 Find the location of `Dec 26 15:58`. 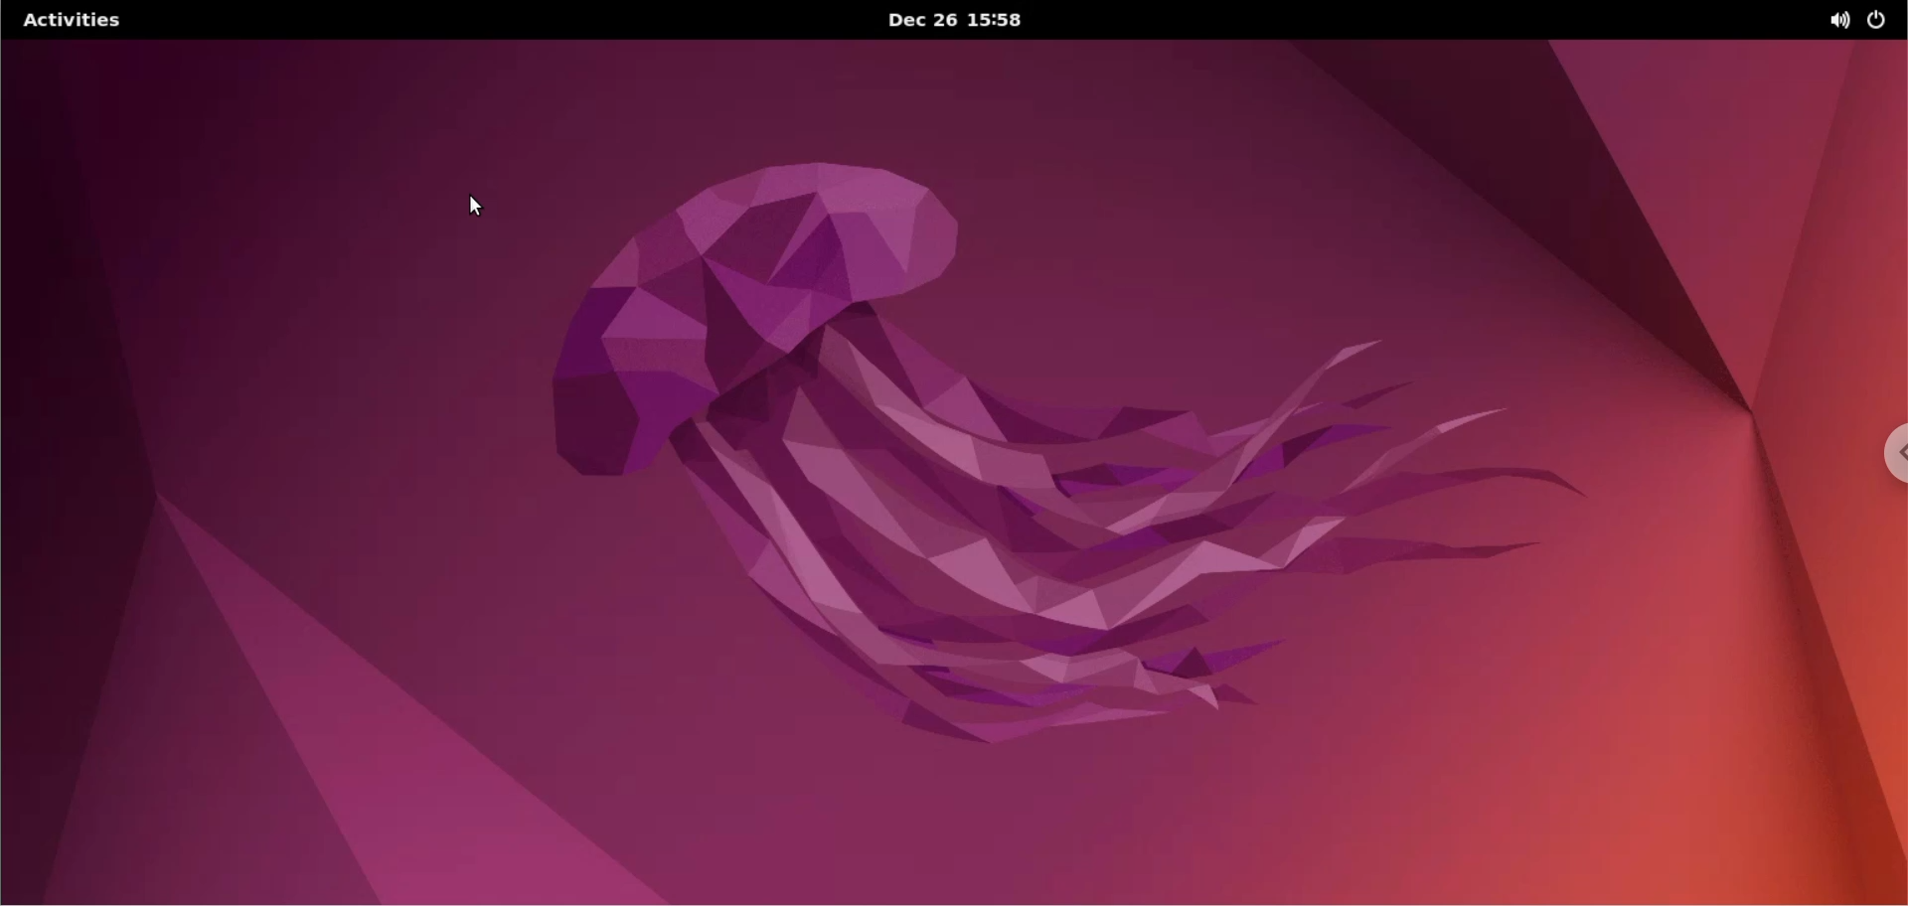

Dec 26 15:58 is located at coordinates (959, 21).